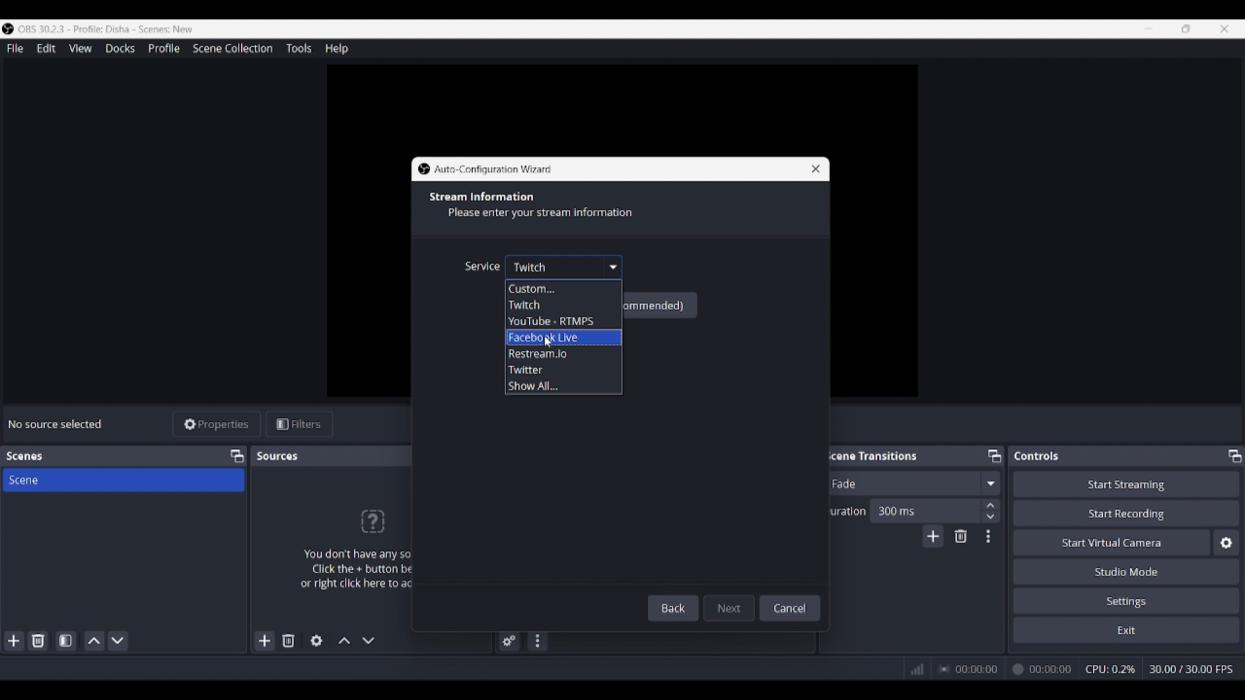 This screenshot has height=700, width=1245. What do you see at coordinates (844, 511) in the screenshot?
I see `Indicates duration` at bounding box center [844, 511].